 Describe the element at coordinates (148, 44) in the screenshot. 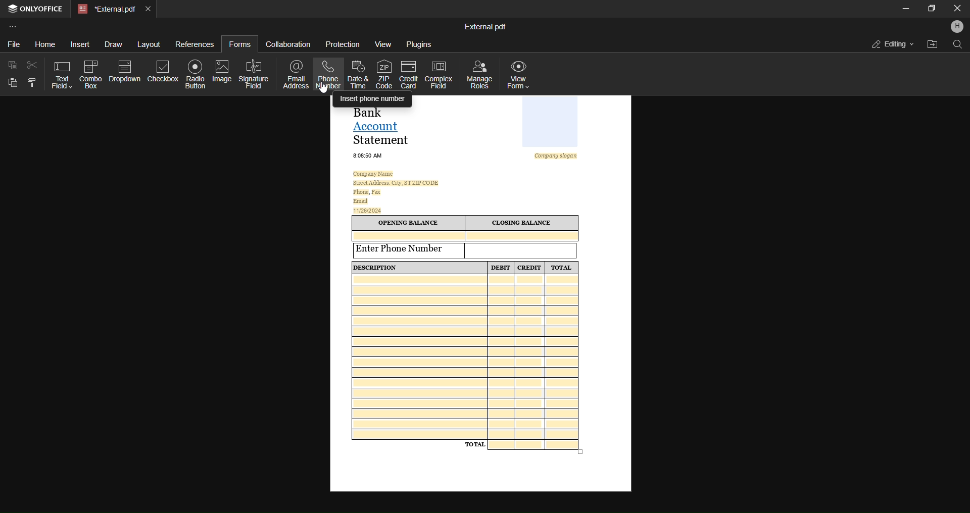

I see `layout` at that location.